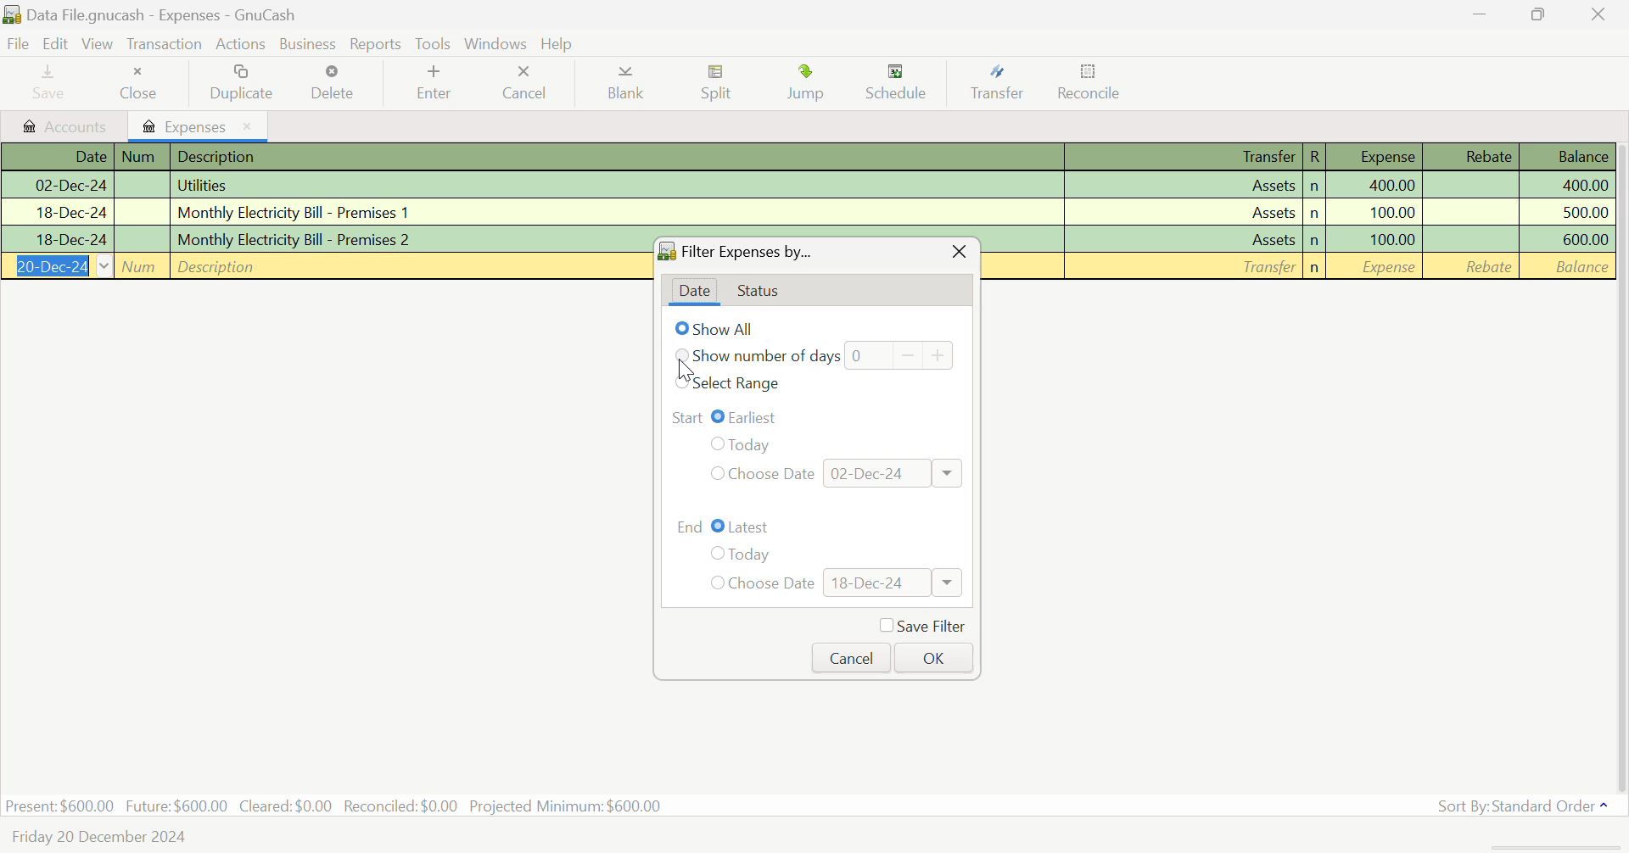 The width and height of the screenshot is (1629, 853). What do you see at coordinates (1185, 157) in the screenshot?
I see `Transfer` at bounding box center [1185, 157].